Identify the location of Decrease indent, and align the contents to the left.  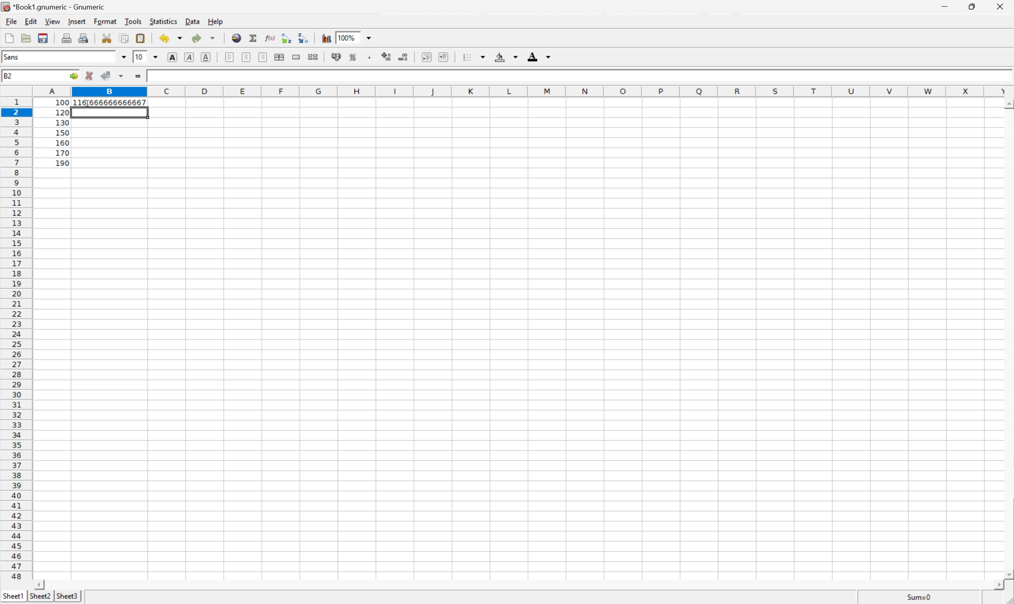
(426, 57).